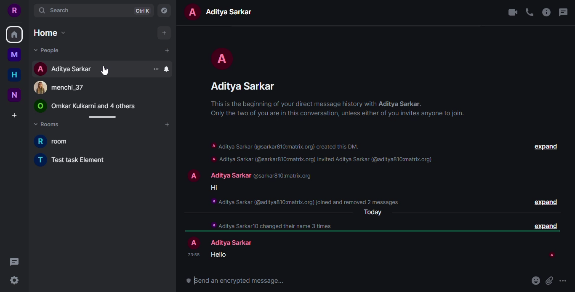  Describe the element at coordinates (285, 147) in the screenshot. I see `Aditya Sarkar (@sarkar810:matrix.org) created this DM.` at that location.